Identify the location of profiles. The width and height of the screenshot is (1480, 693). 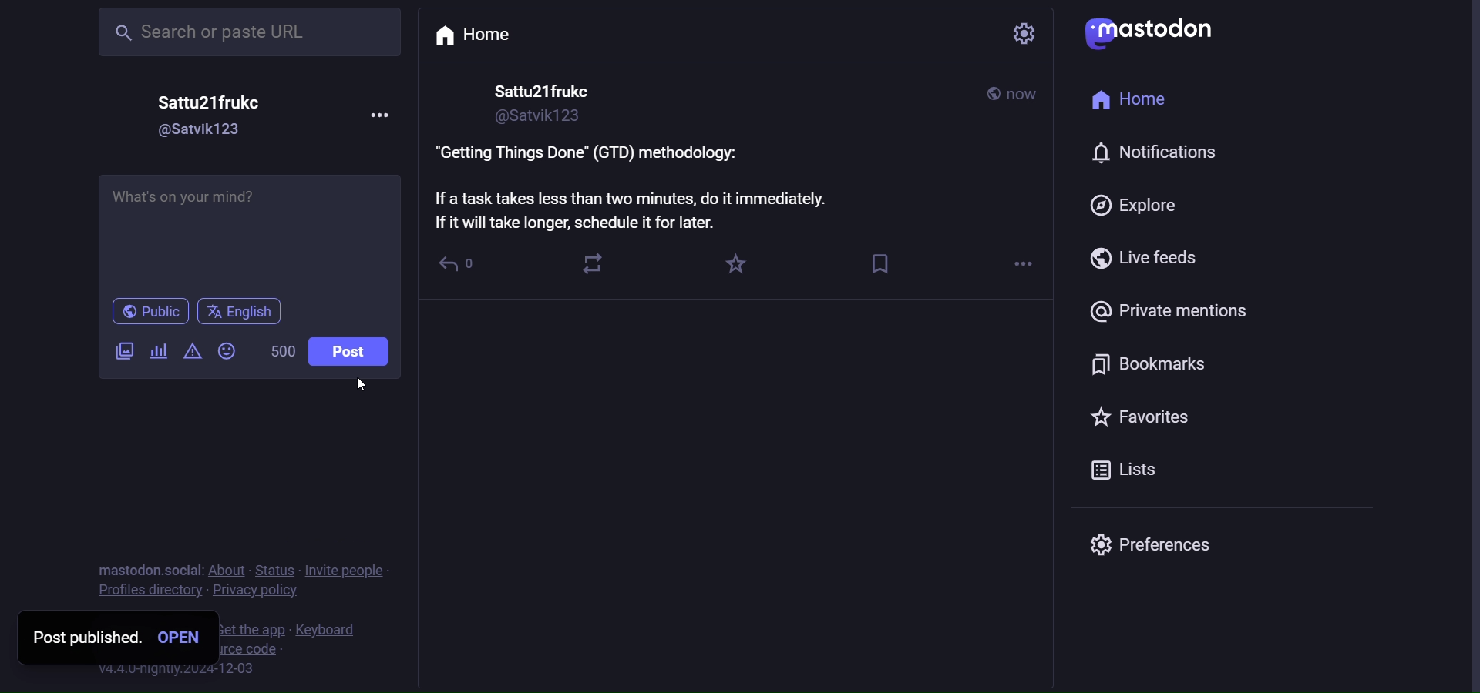
(150, 591).